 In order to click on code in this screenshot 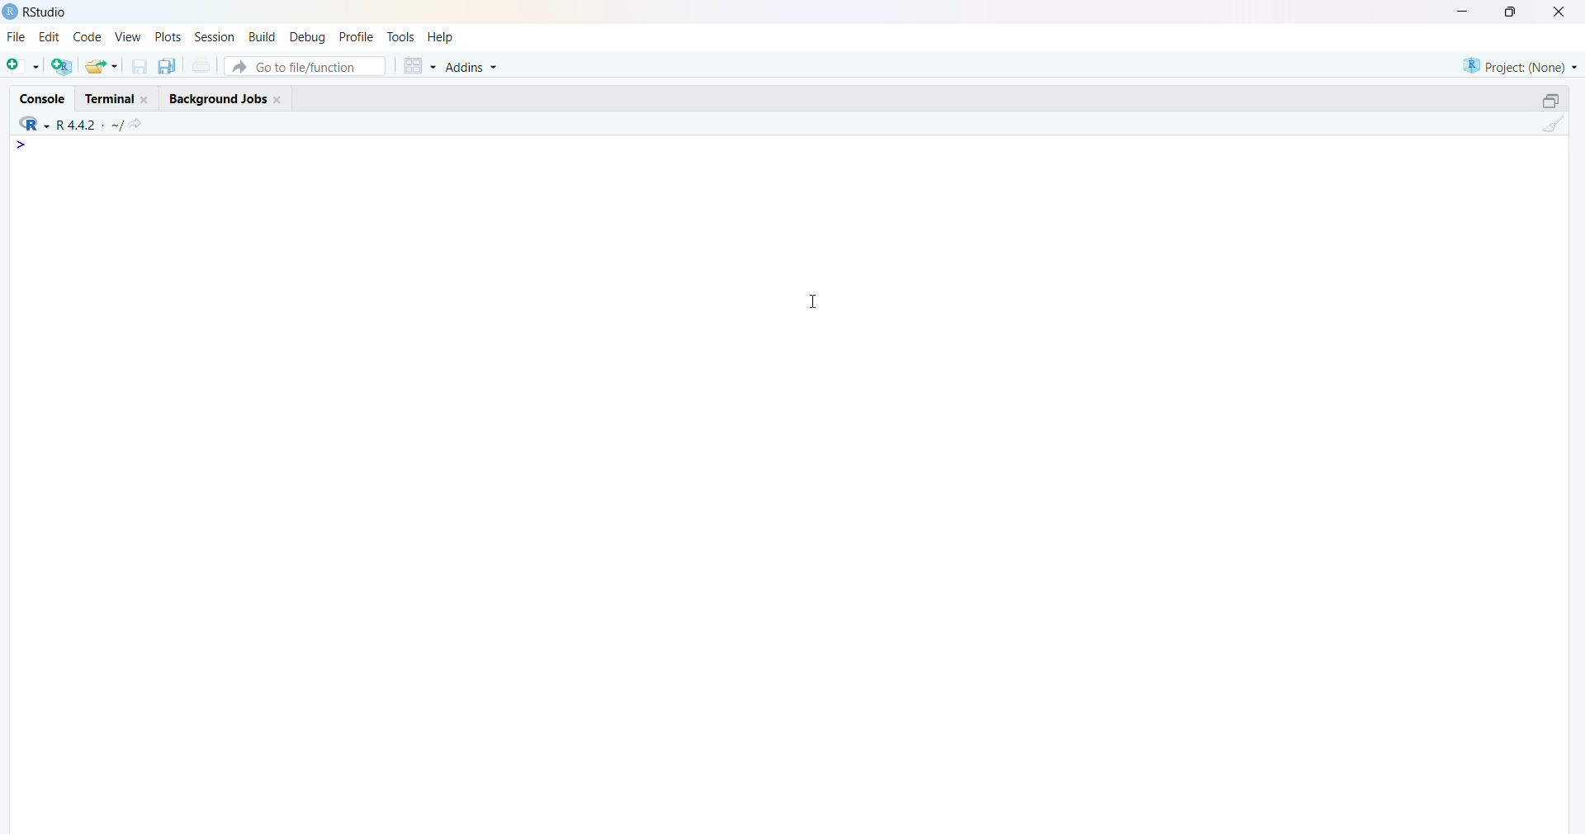, I will do `click(88, 36)`.